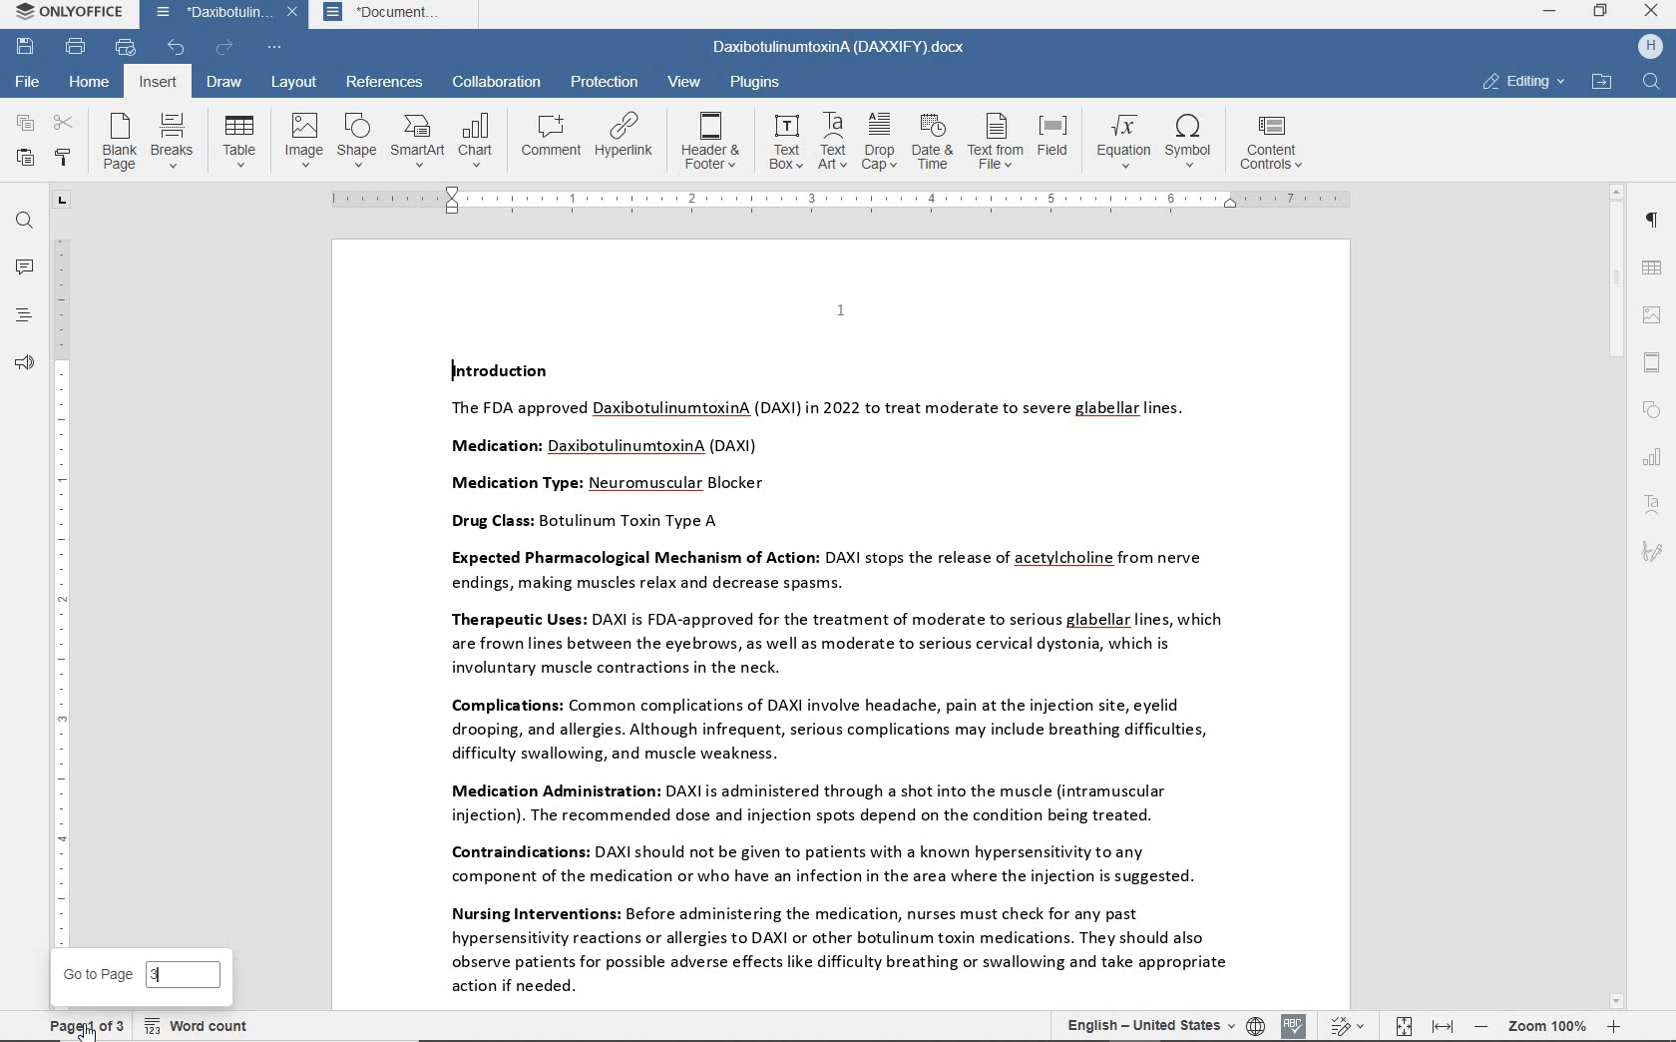 The height and width of the screenshot is (1042, 1676). I want to click on plugins, so click(759, 81).